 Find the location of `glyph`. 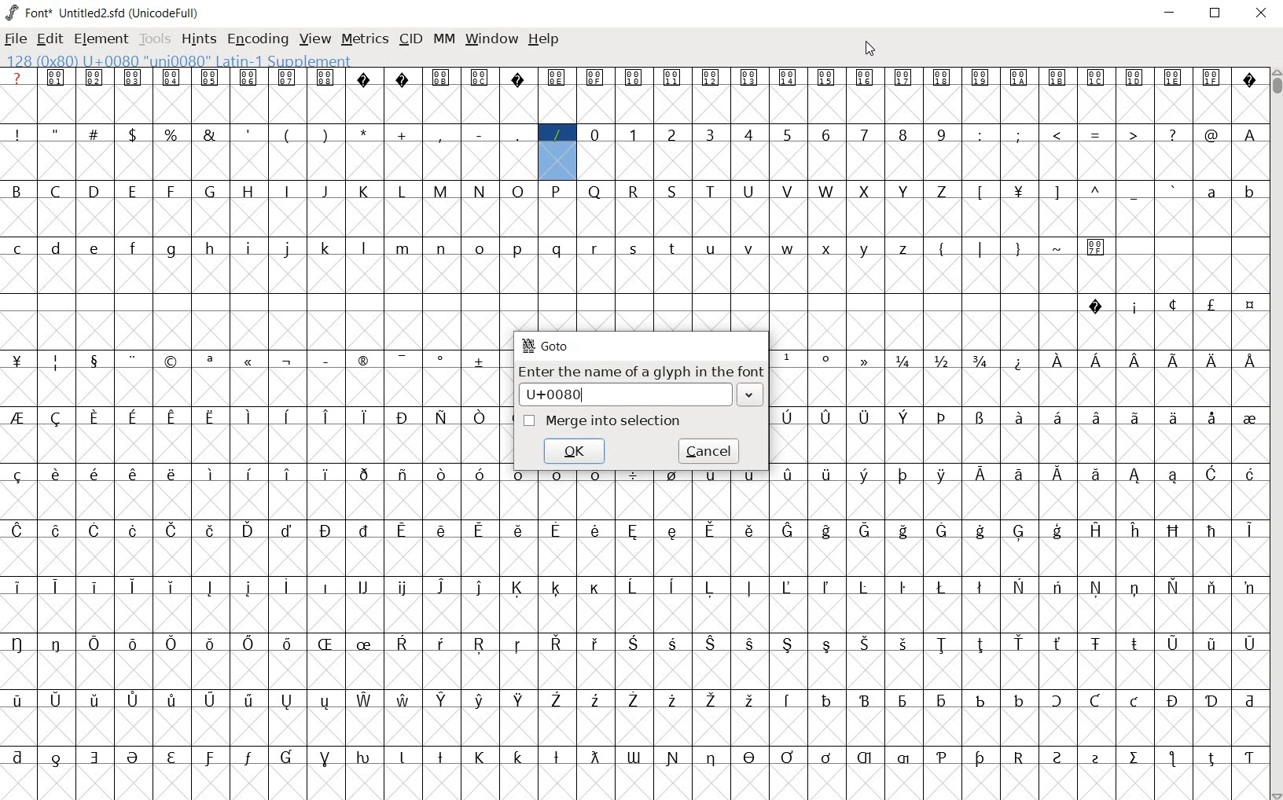

glyph is located at coordinates (632, 643).